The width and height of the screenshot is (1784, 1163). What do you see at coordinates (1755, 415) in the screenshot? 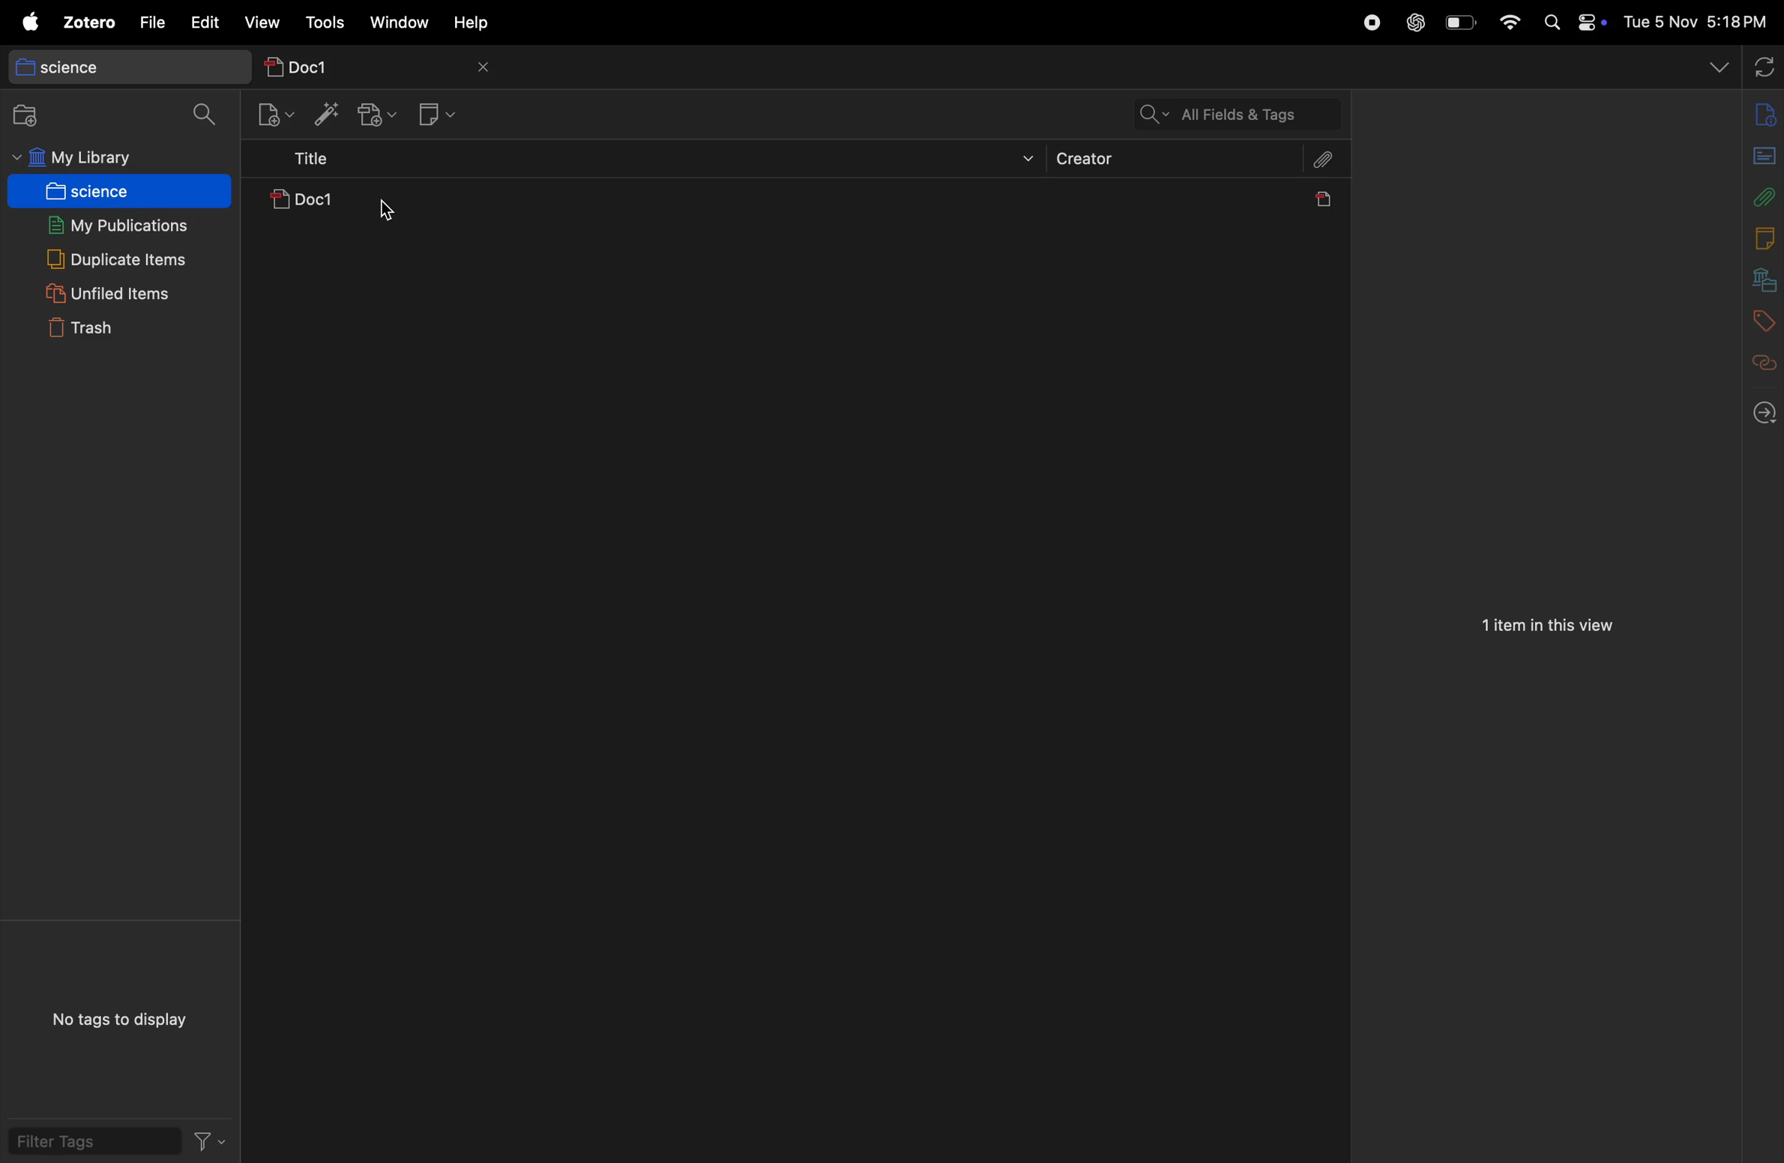
I see `Proceed` at bounding box center [1755, 415].